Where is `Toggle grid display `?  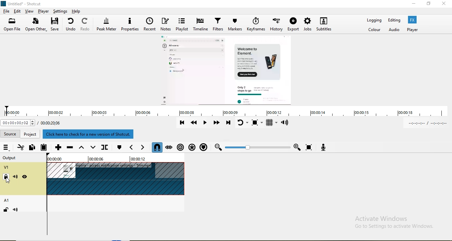
Toggle grid display  is located at coordinates (272, 123).